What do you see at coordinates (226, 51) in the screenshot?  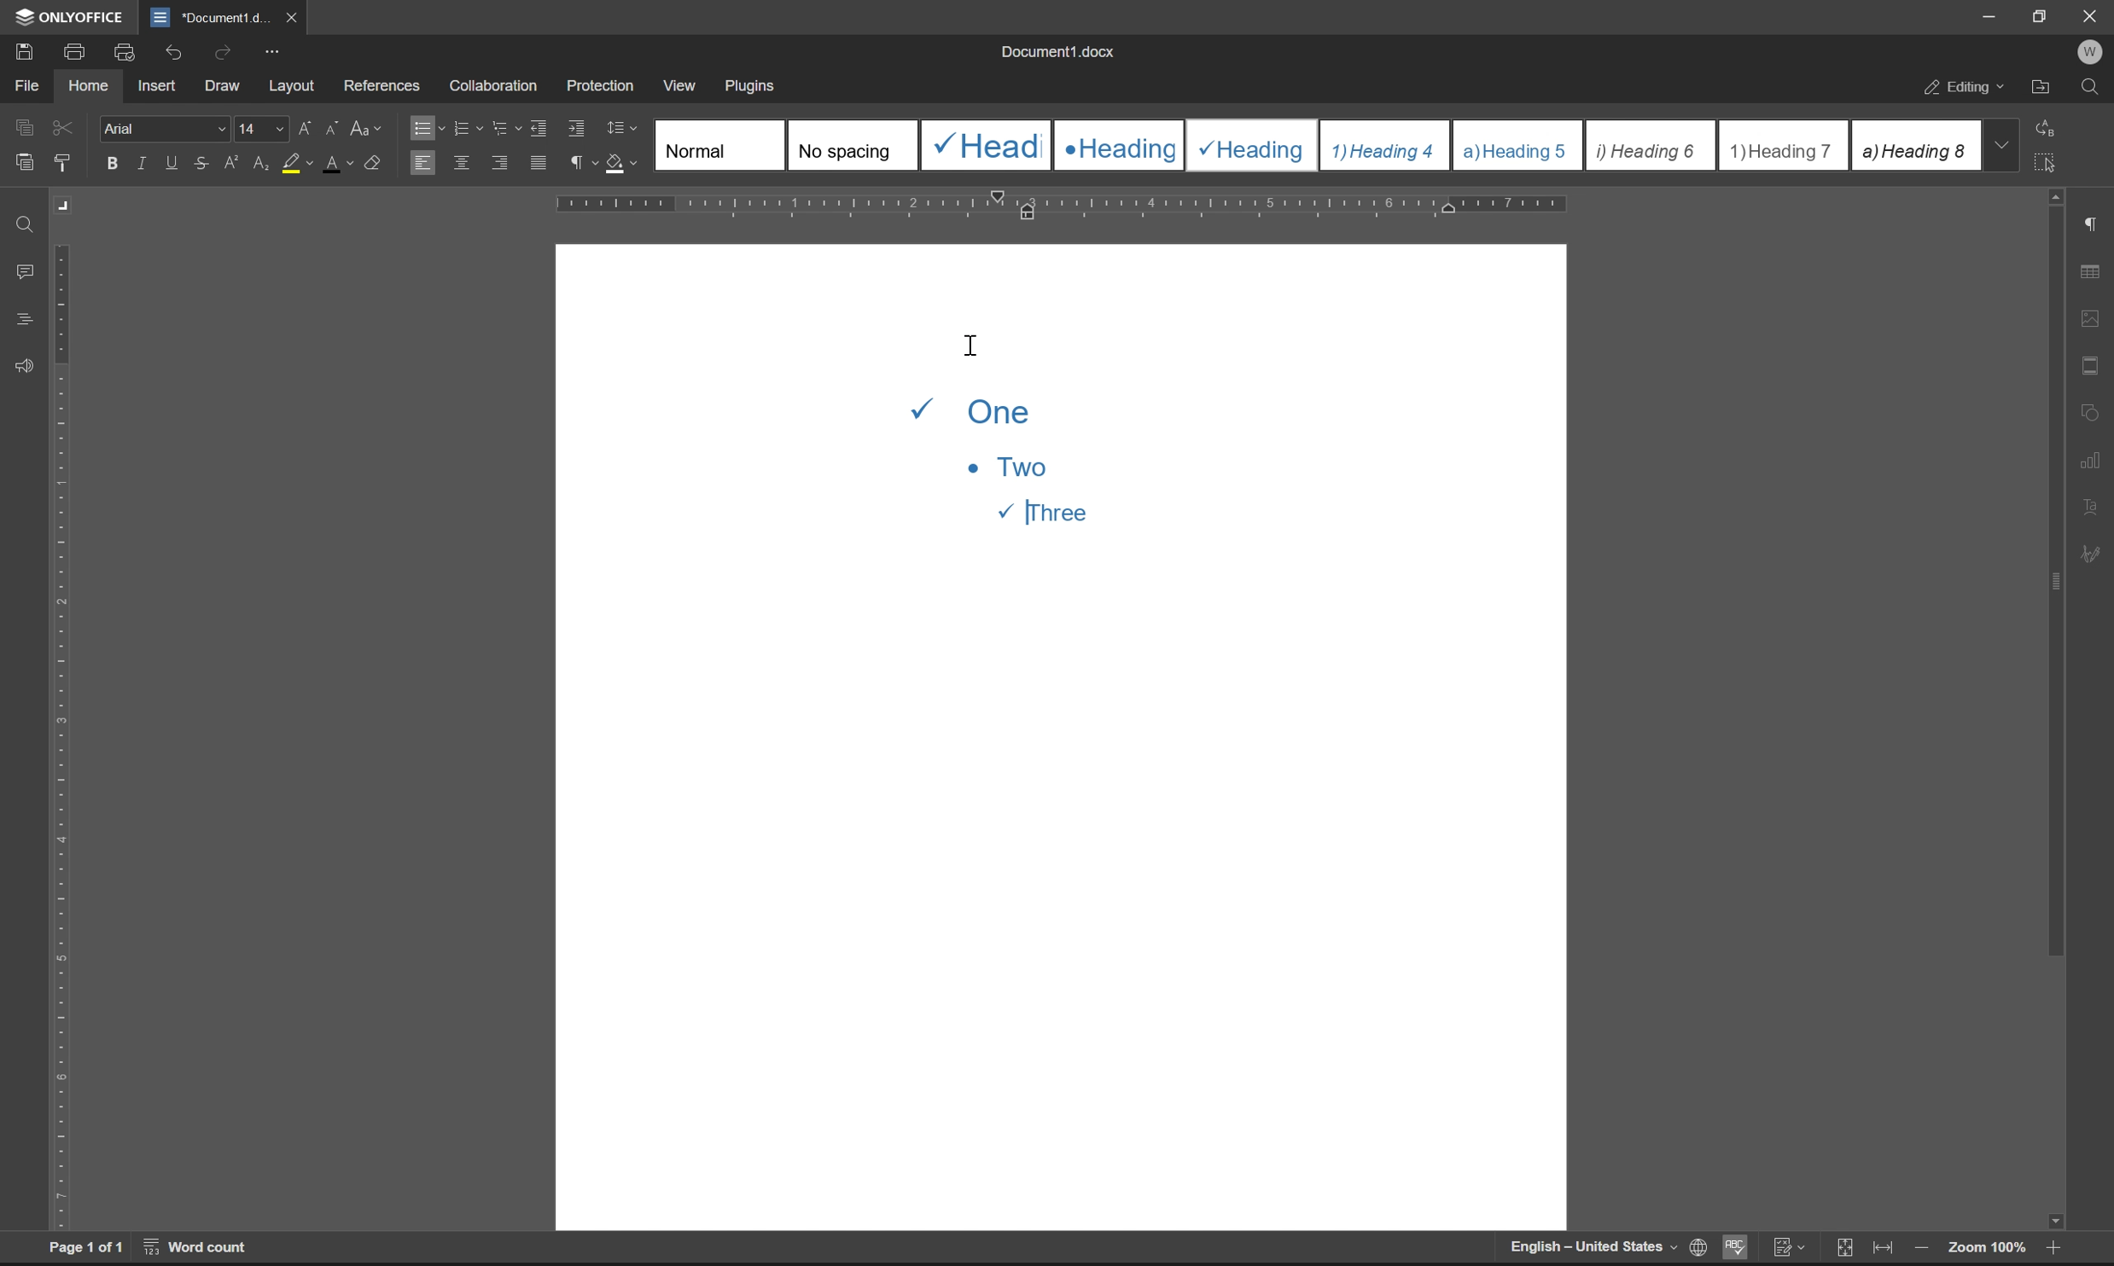 I see `redo` at bounding box center [226, 51].